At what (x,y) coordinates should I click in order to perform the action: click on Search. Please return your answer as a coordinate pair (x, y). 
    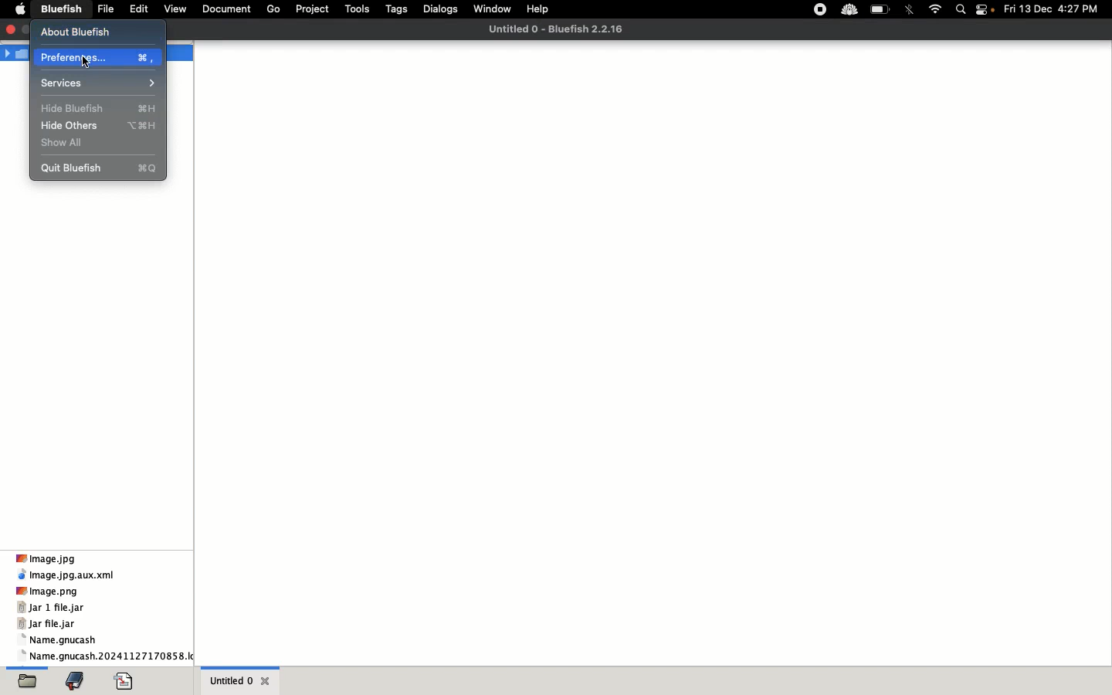
    Looking at the image, I should click on (962, 10).